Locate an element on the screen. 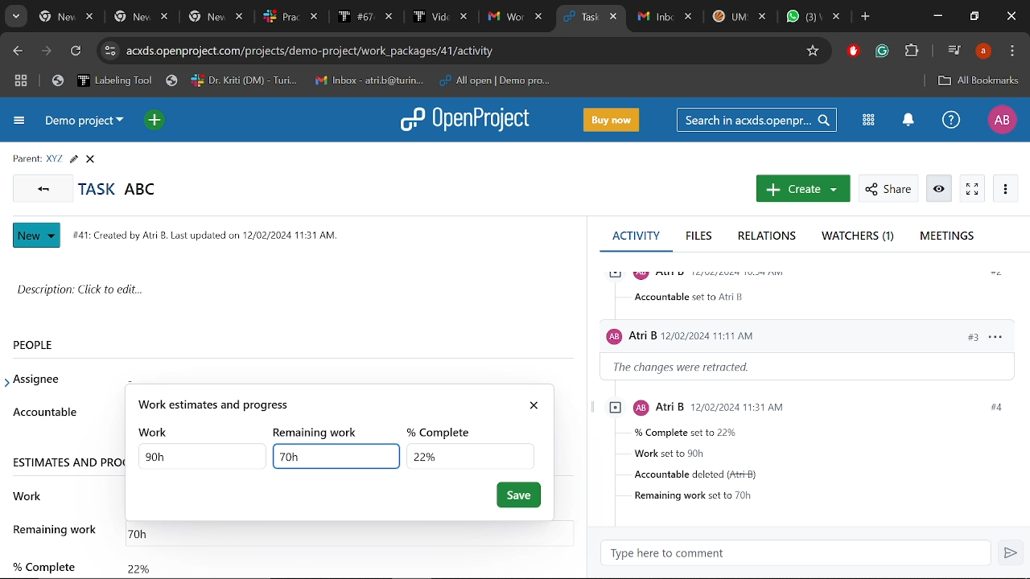 The image size is (1030, 579). Files is located at coordinates (700, 237).